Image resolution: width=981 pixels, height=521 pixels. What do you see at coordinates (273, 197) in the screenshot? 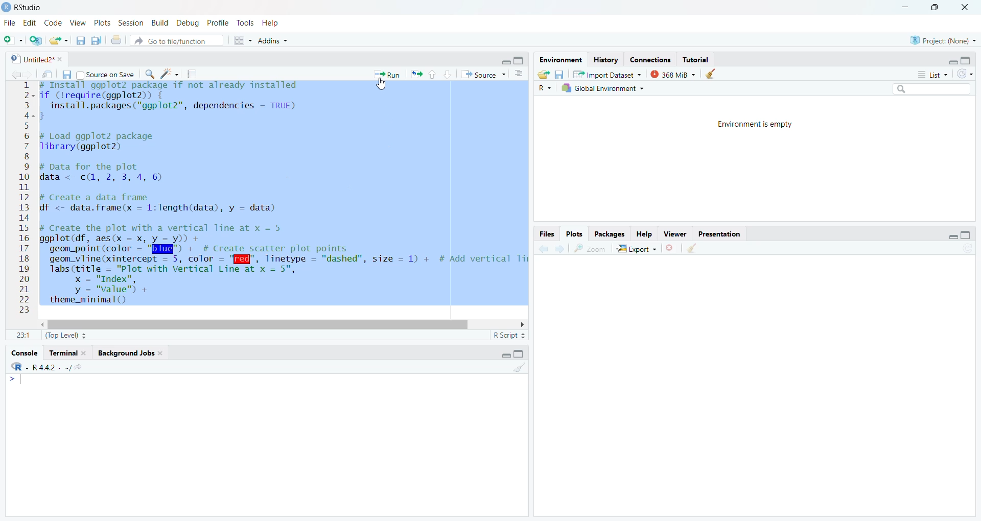
I see `2- if (Irequire(ggplot2)) {

3 install.packages("ggplot2”, dependencies = TRUE)

2-3

5

6 # Load ggplot2 package

7 Tlibrary(ggplot2)

8

9 # pata for the plot

0 data <- c(, 2, 3, 4, 6) I

1

2 # Create a data frame

3 df <- data.frame(x = 1:length(data), y = data)

4

5 # Create the plot with a vertical Tine at x = 5

6 ggplot(df, aes(x = x, y = y)) +

7 geom_point(color = "Bld" + # Create scatter plot points
8  geom_vline(xintercept = 5, color - '[f@", linetype = "dashed", size = 1) + # Add vertical Ti
9  labs(title = "Plot with Vertical Line at x = 5",

0 x = "Index",

1 y = "value") +` at bounding box center [273, 197].